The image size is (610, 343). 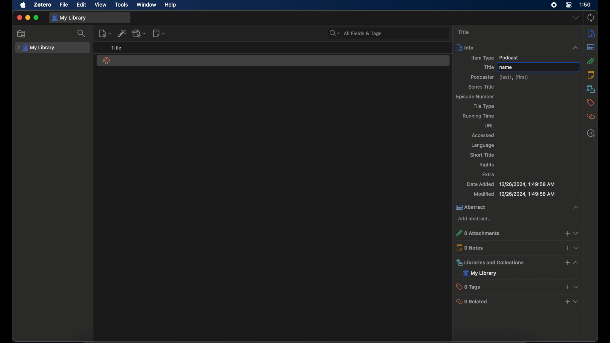 What do you see at coordinates (519, 47) in the screenshot?
I see `info` at bounding box center [519, 47].